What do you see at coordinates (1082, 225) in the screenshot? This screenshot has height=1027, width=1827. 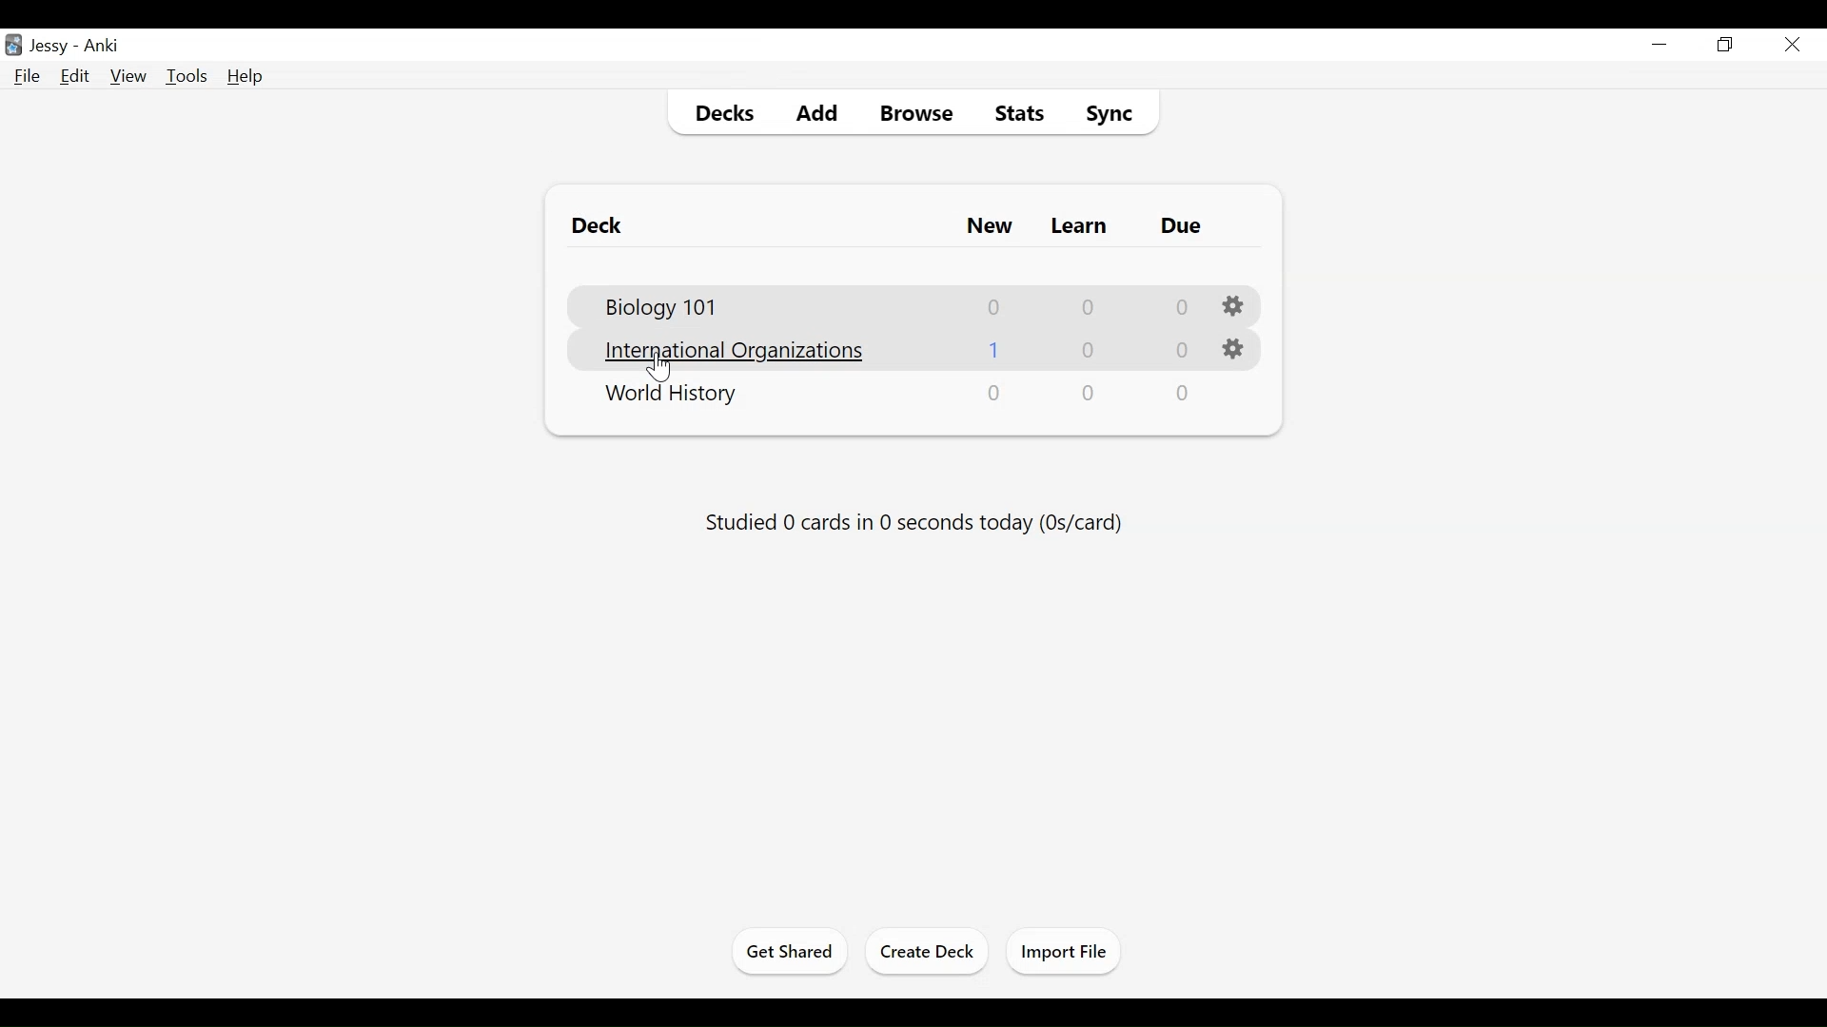 I see `Learn` at bounding box center [1082, 225].